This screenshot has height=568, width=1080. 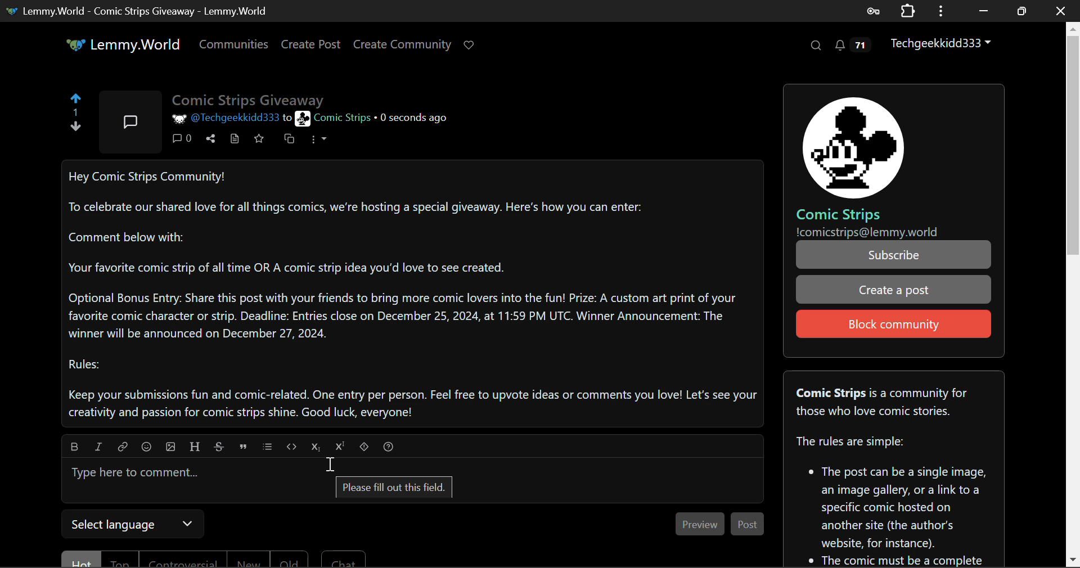 What do you see at coordinates (895, 324) in the screenshot?
I see `Block community` at bounding box center [895, 324].